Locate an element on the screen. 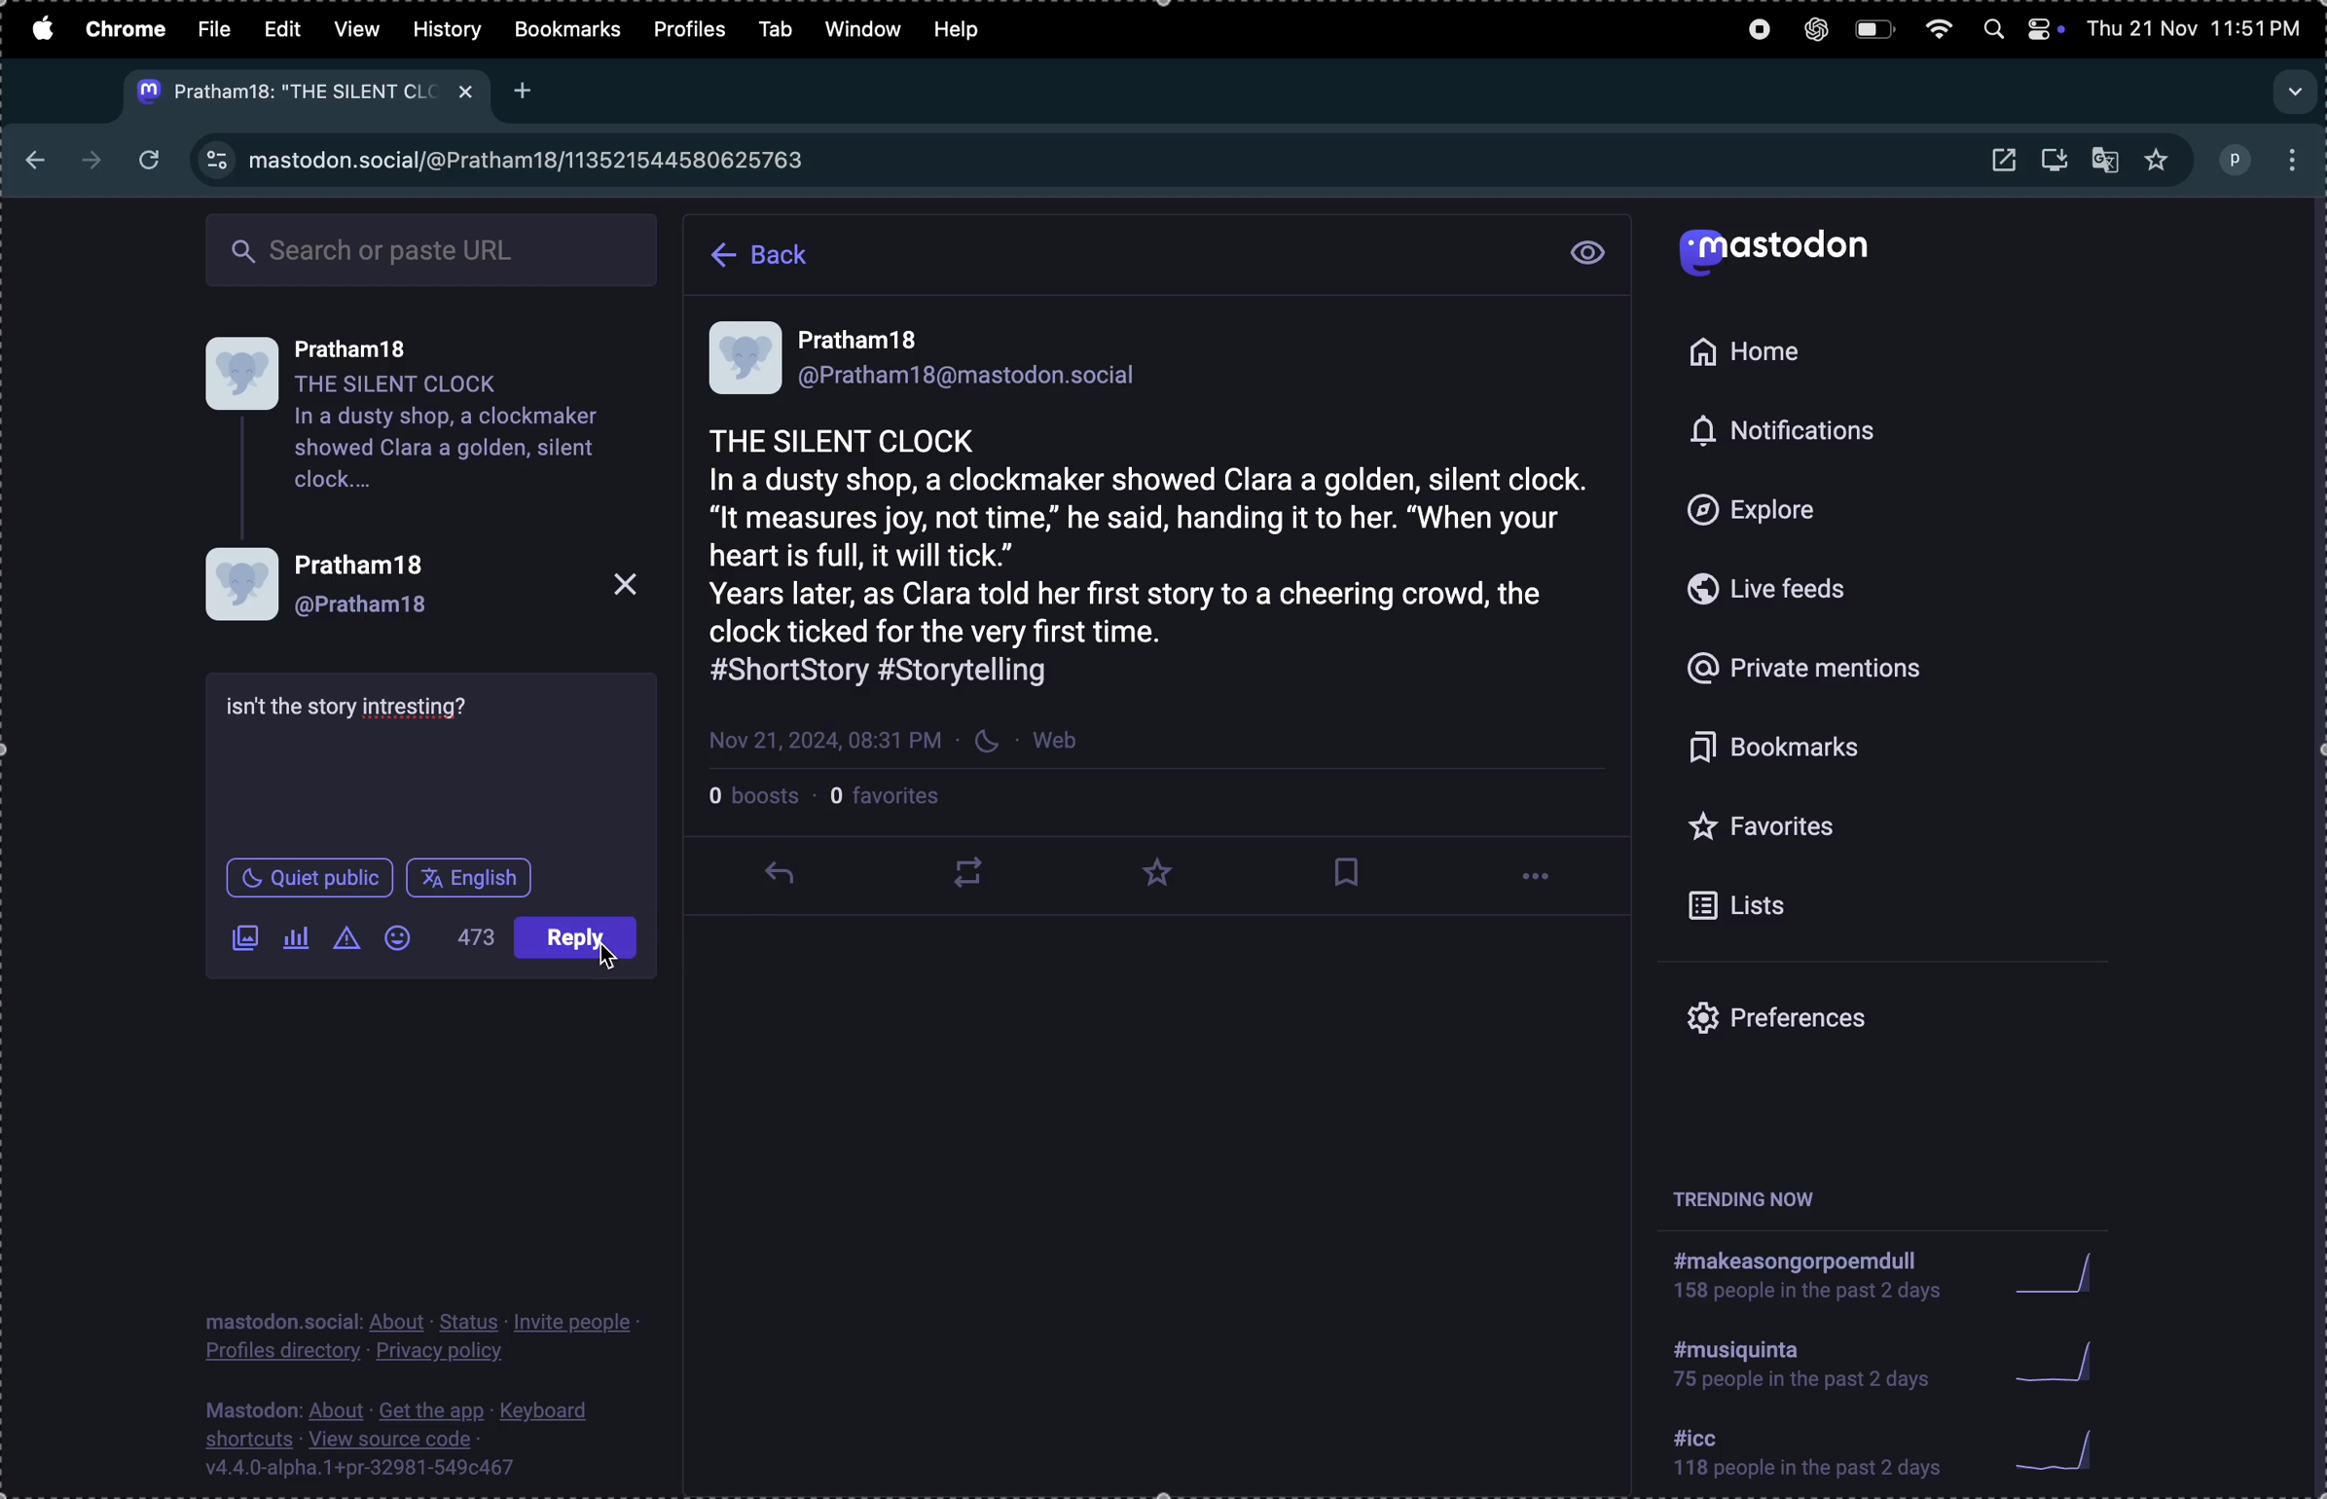 This screenshot has width=2327, height=1499. translate is located at coordinates (2108, 158).